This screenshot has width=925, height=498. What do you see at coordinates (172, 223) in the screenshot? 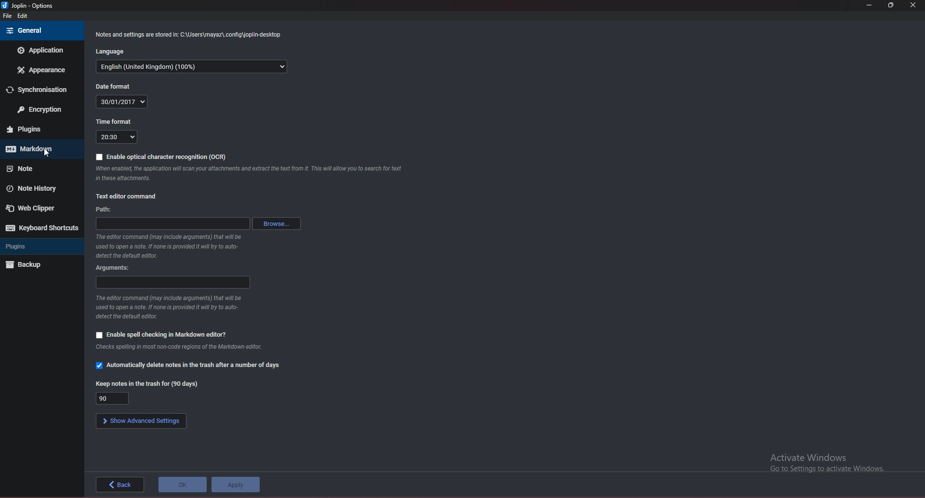
I see `path` at bounding box center [172, 223].